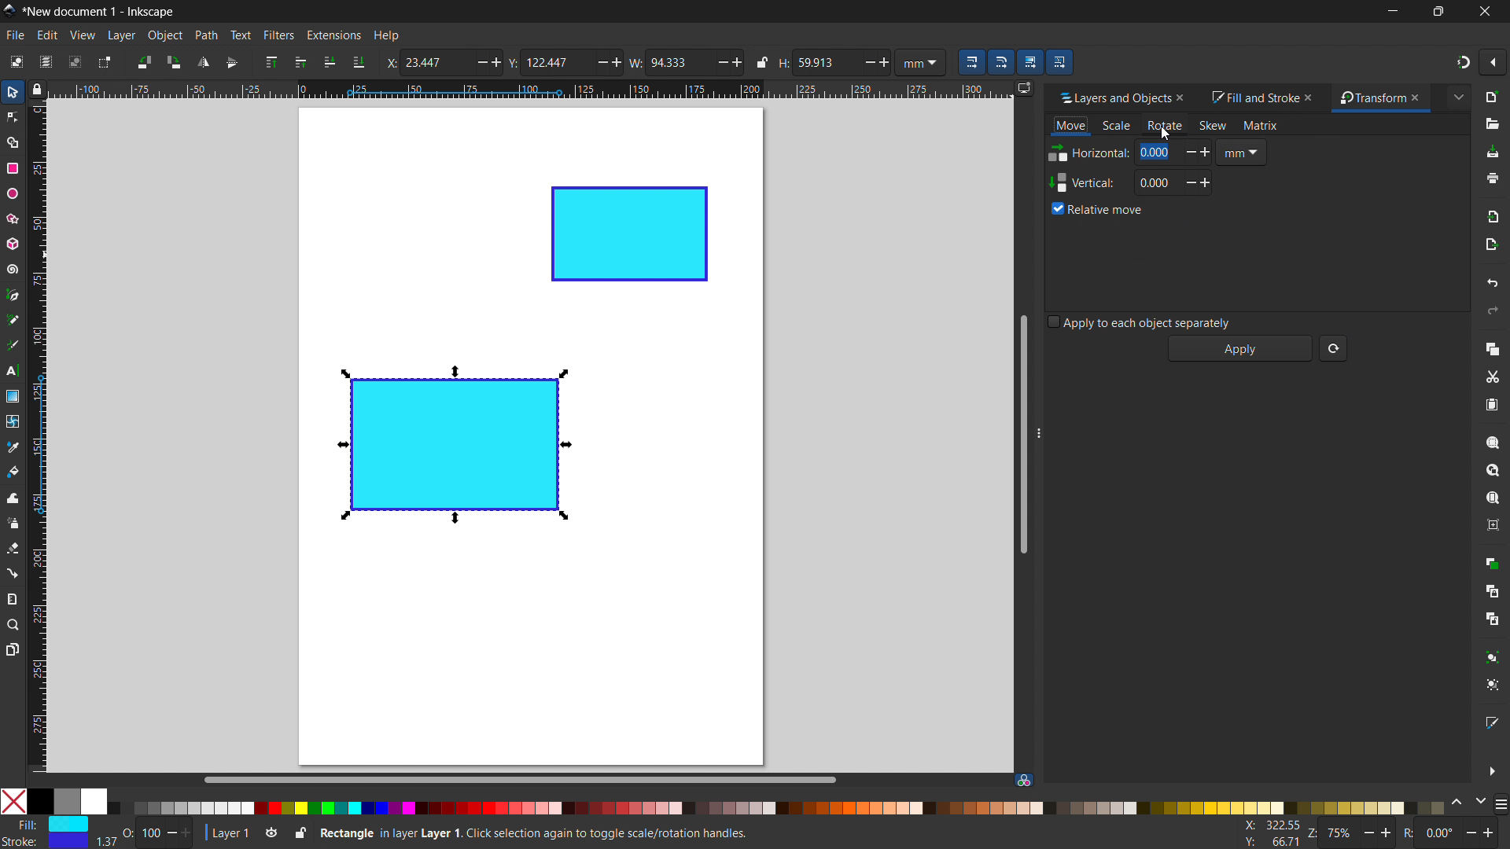  I want to click on create clone, so click(1491, 590).